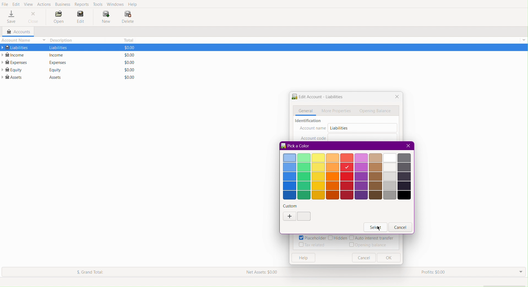 The height and width of the screenshot is (287, 528). What do you see at coordinates (13, 77) in the screenshot?
I see `Assets` at bounding box center [13, 77].